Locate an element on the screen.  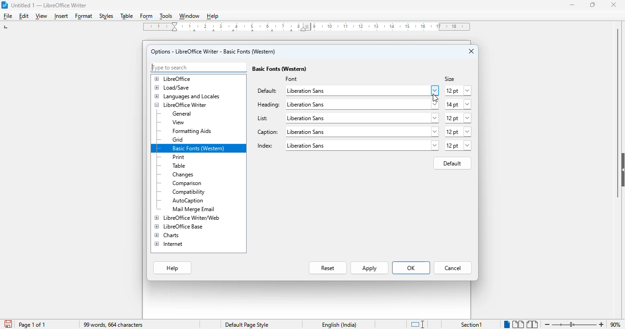
font is located at coordinates (293, 79).